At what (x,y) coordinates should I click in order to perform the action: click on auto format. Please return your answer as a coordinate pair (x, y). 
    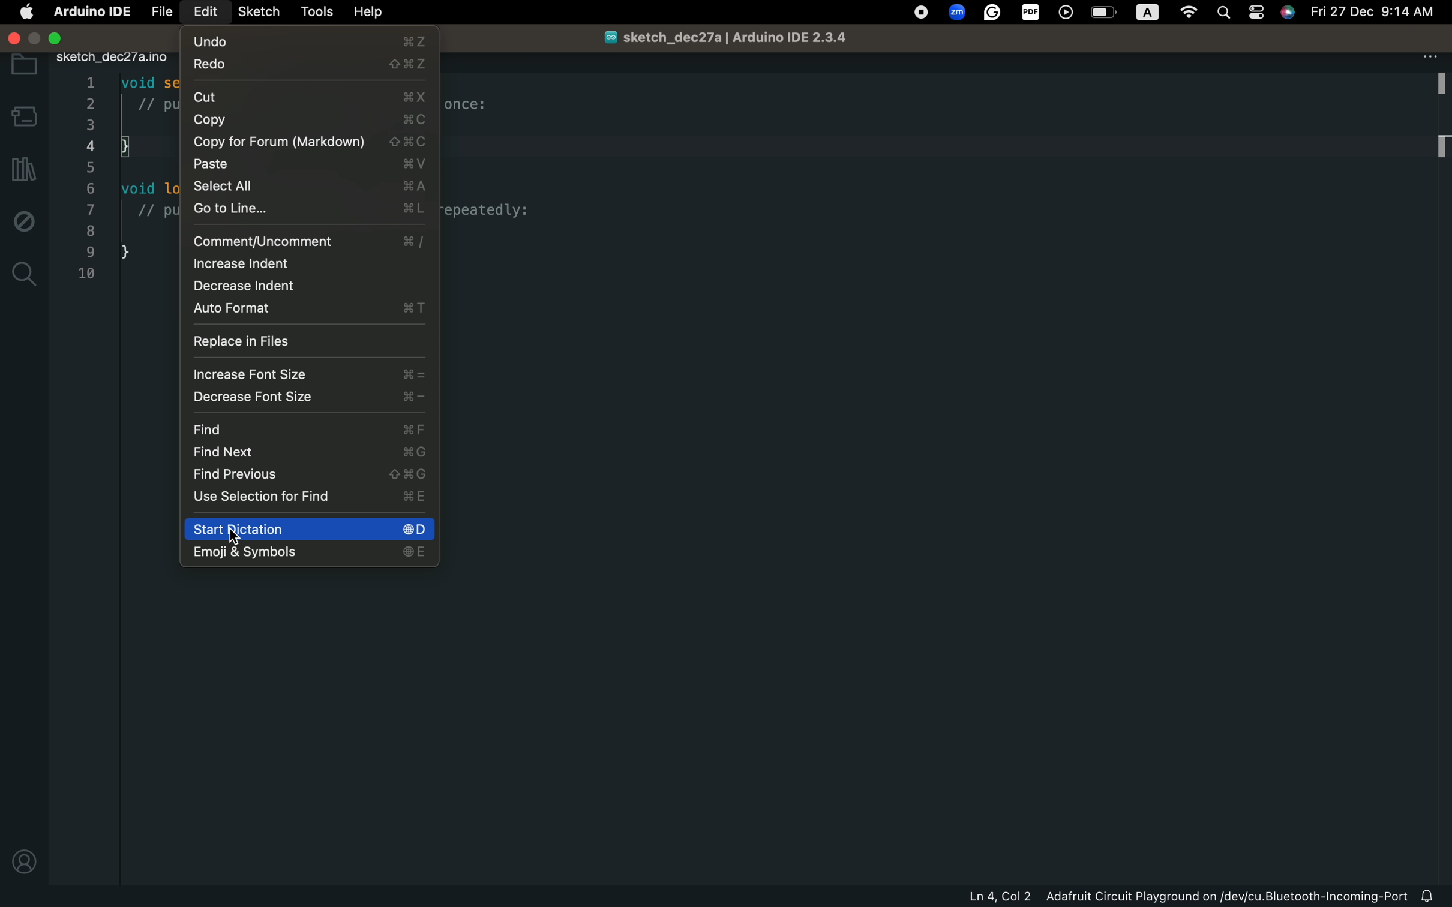
    Looking at the image, I should click on (308, 308).